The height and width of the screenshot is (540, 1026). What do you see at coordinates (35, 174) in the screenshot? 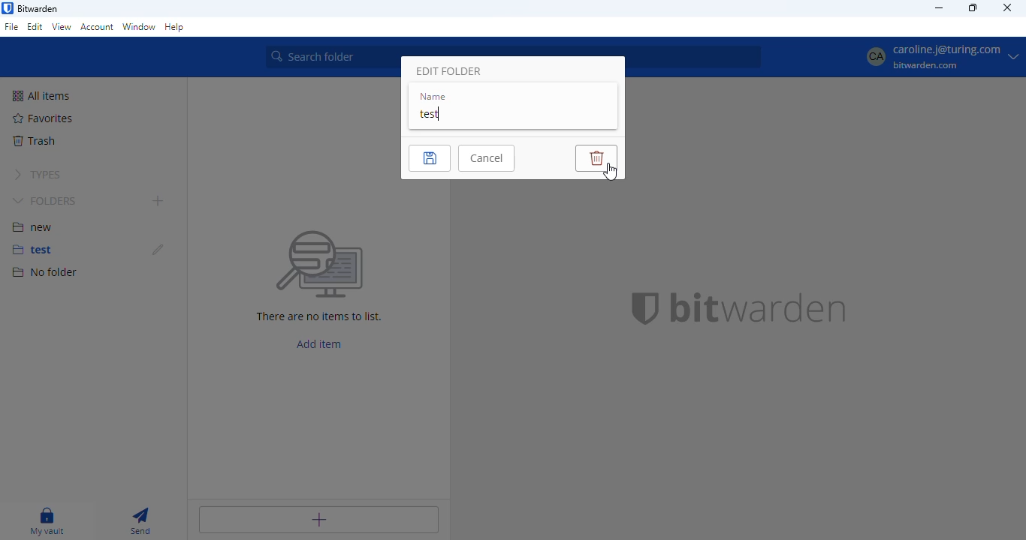
I see `types` at bounding box center [35, 174].